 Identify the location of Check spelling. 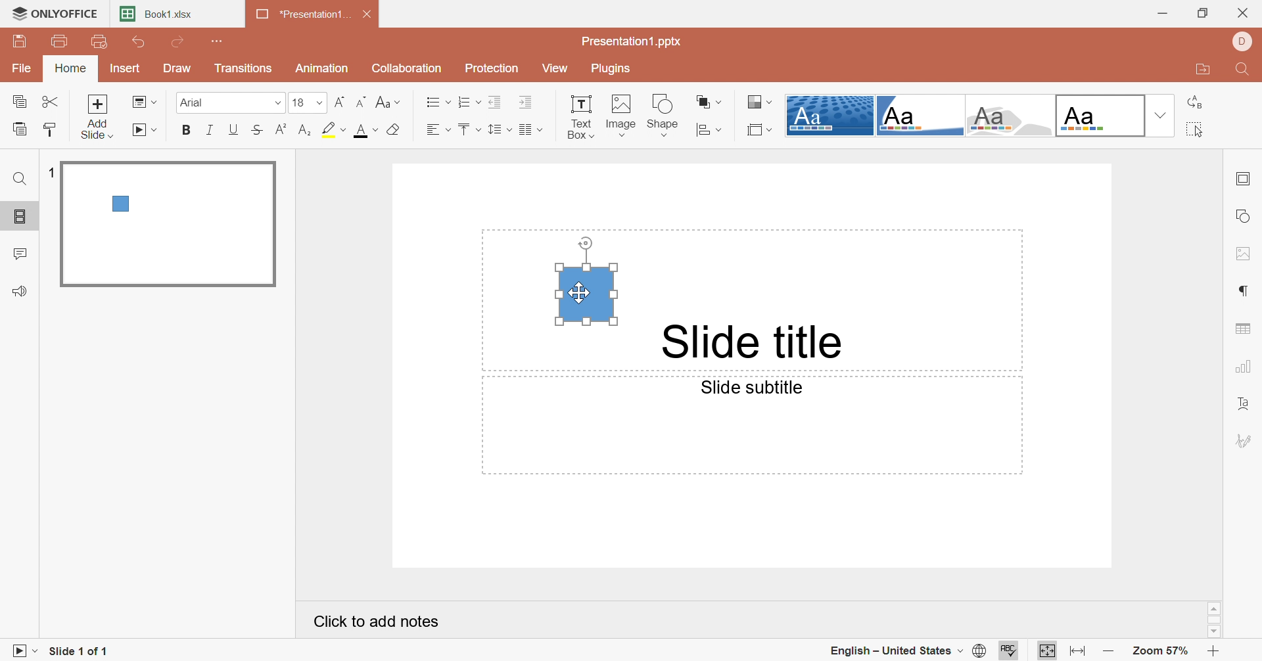
(1011, 651).